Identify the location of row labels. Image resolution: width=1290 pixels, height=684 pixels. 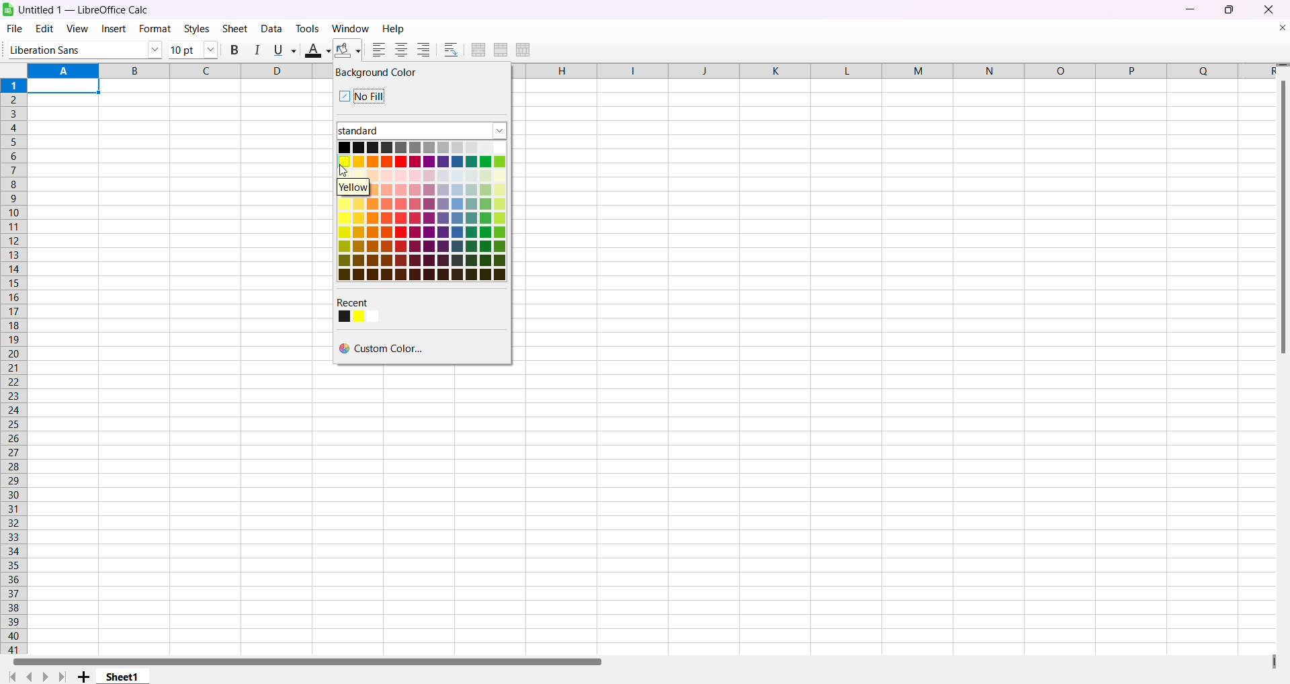
(12, 364).